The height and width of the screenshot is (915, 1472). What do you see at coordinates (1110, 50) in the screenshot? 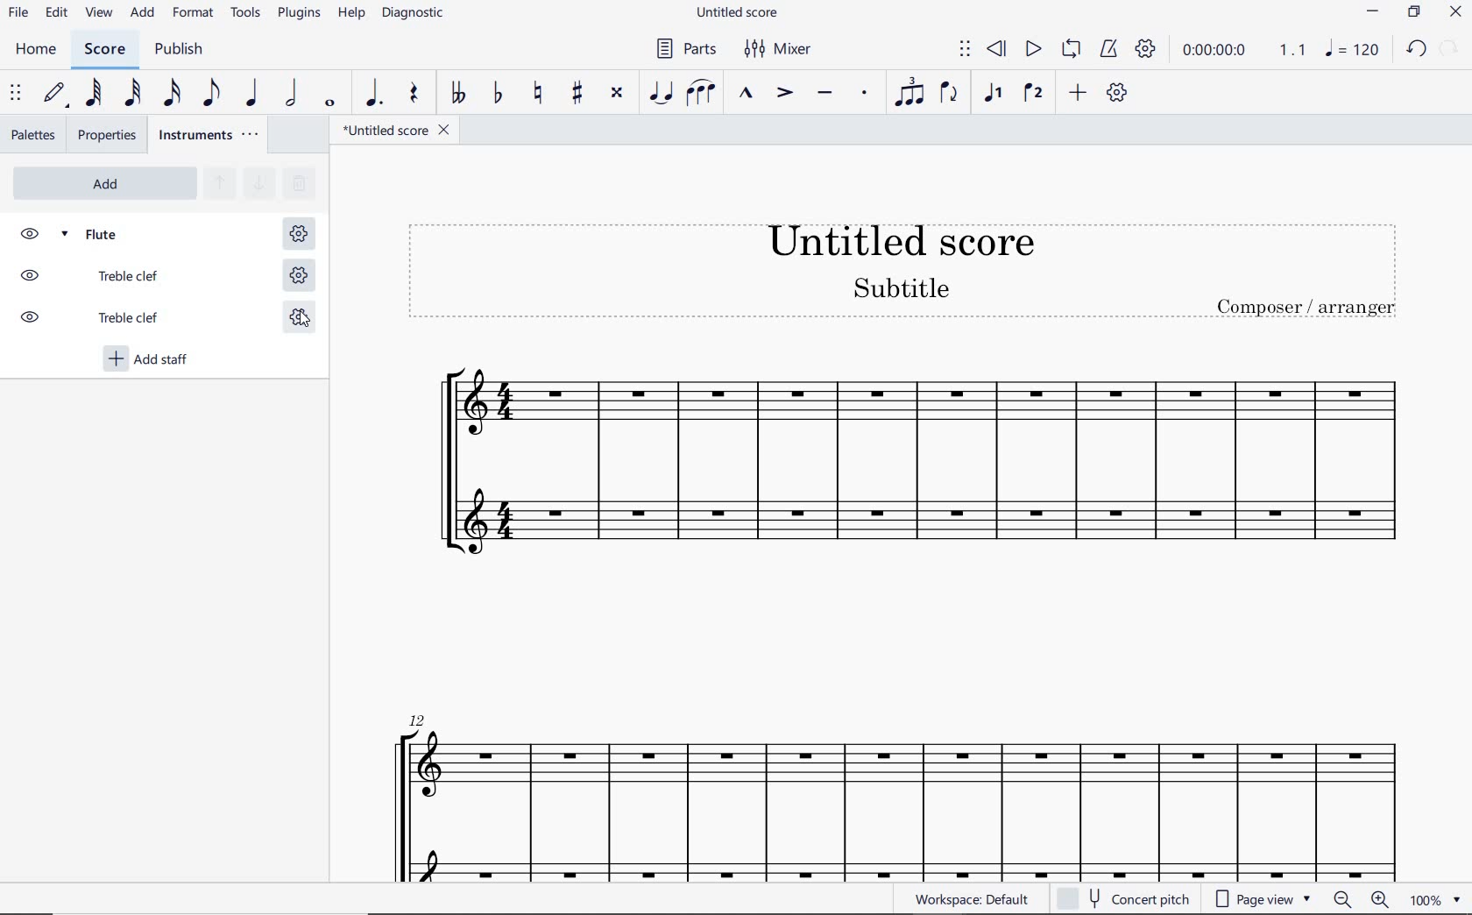
I see `METRONOME` at bounding box center [1110, 50].